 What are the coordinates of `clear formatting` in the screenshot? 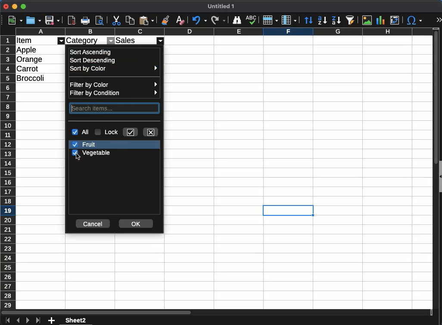 It's located at (179, 20).